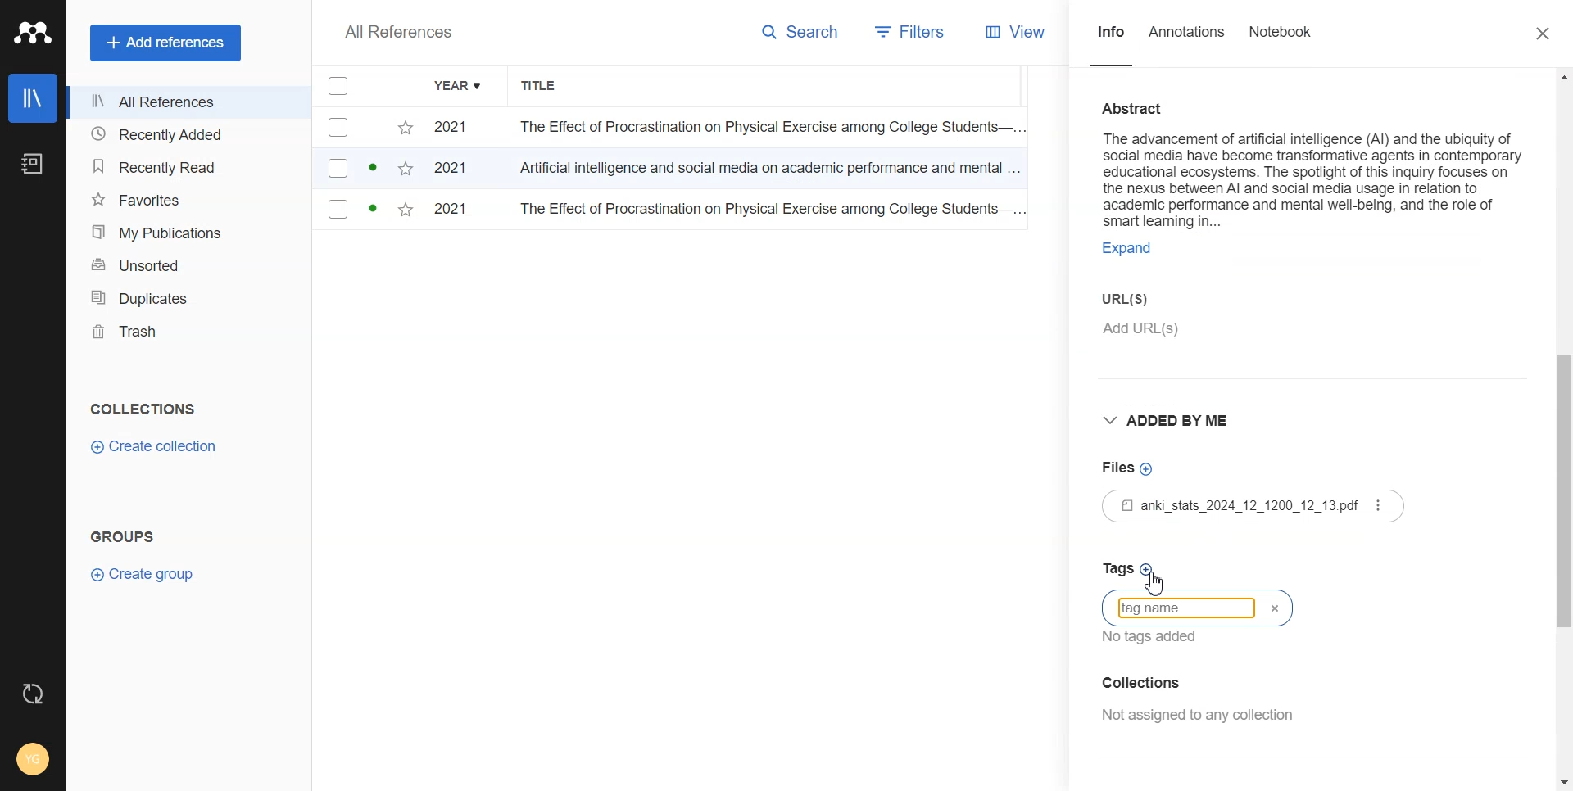 The width and height of the screenshot is (1573, 791). What do you see at coordinates (187, 232) in the screenshot?
I see `My Publication` at bounding box center [187, 232].